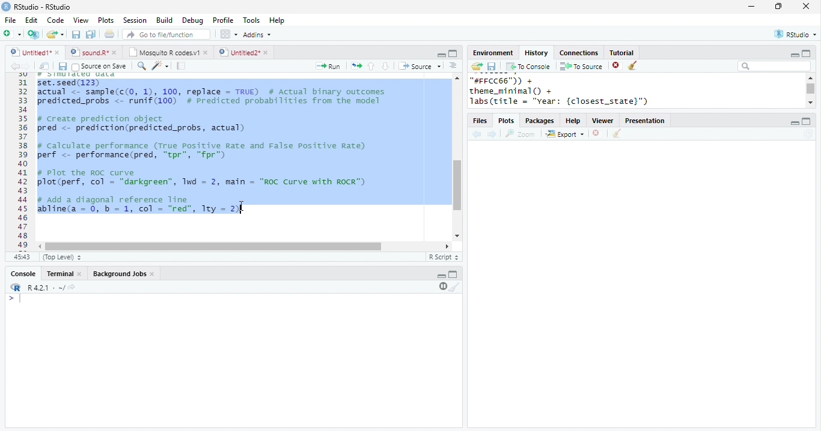  What do you see at coordinates (476, 66) in the screenshot?
I see `open folder` at bounding box center [476, 66].